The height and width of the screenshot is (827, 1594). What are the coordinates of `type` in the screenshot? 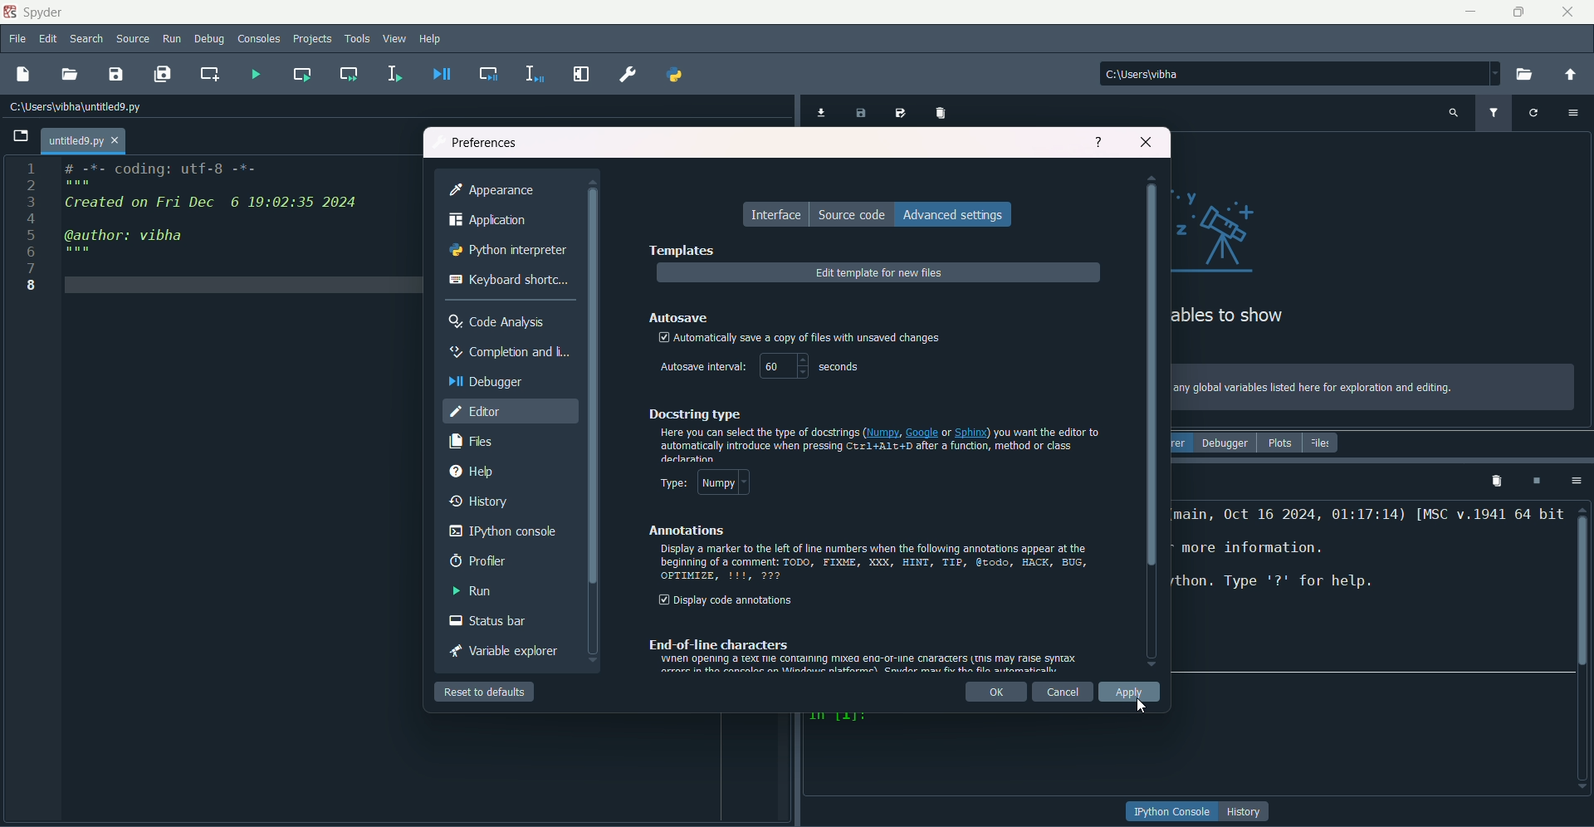 It's located at (701, 482).